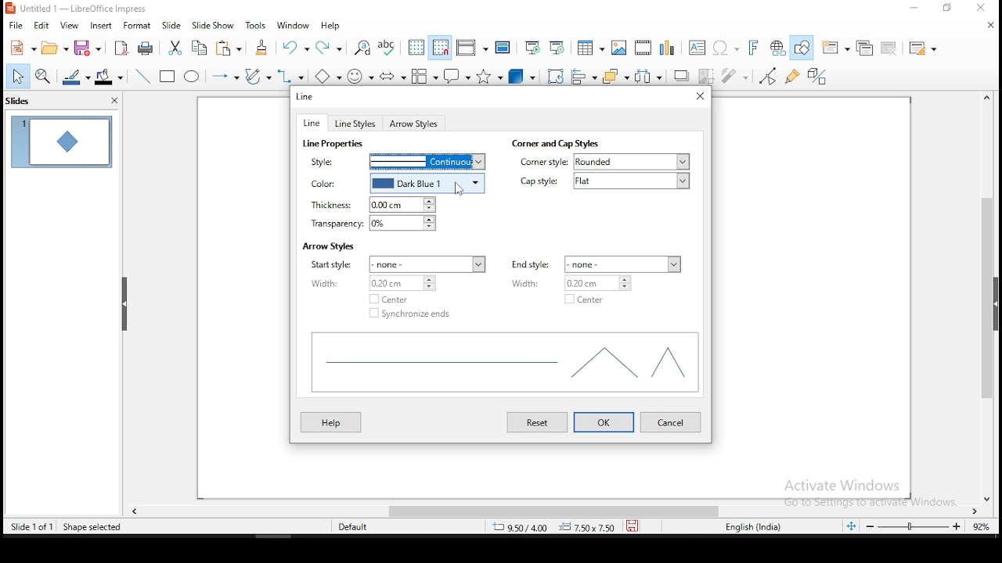 The width and height of the screenshot is (1002, 563). Describe the element at coordinates (755, 48) in the screenshot. I see `` at that location.